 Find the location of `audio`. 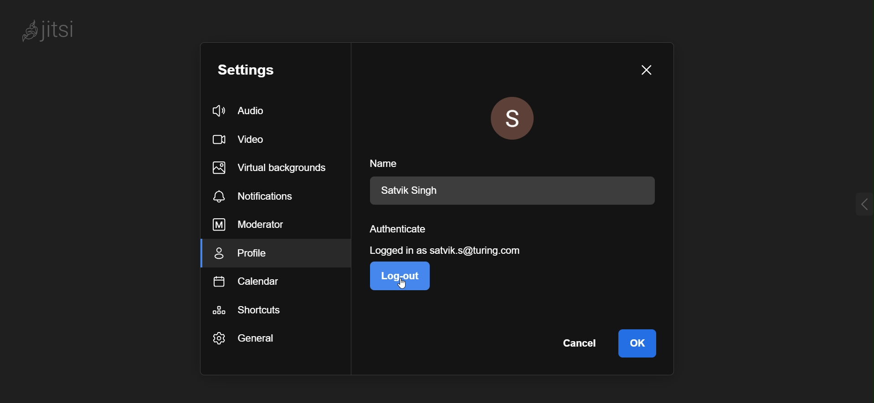

audio is located at coordinates (244, 112).